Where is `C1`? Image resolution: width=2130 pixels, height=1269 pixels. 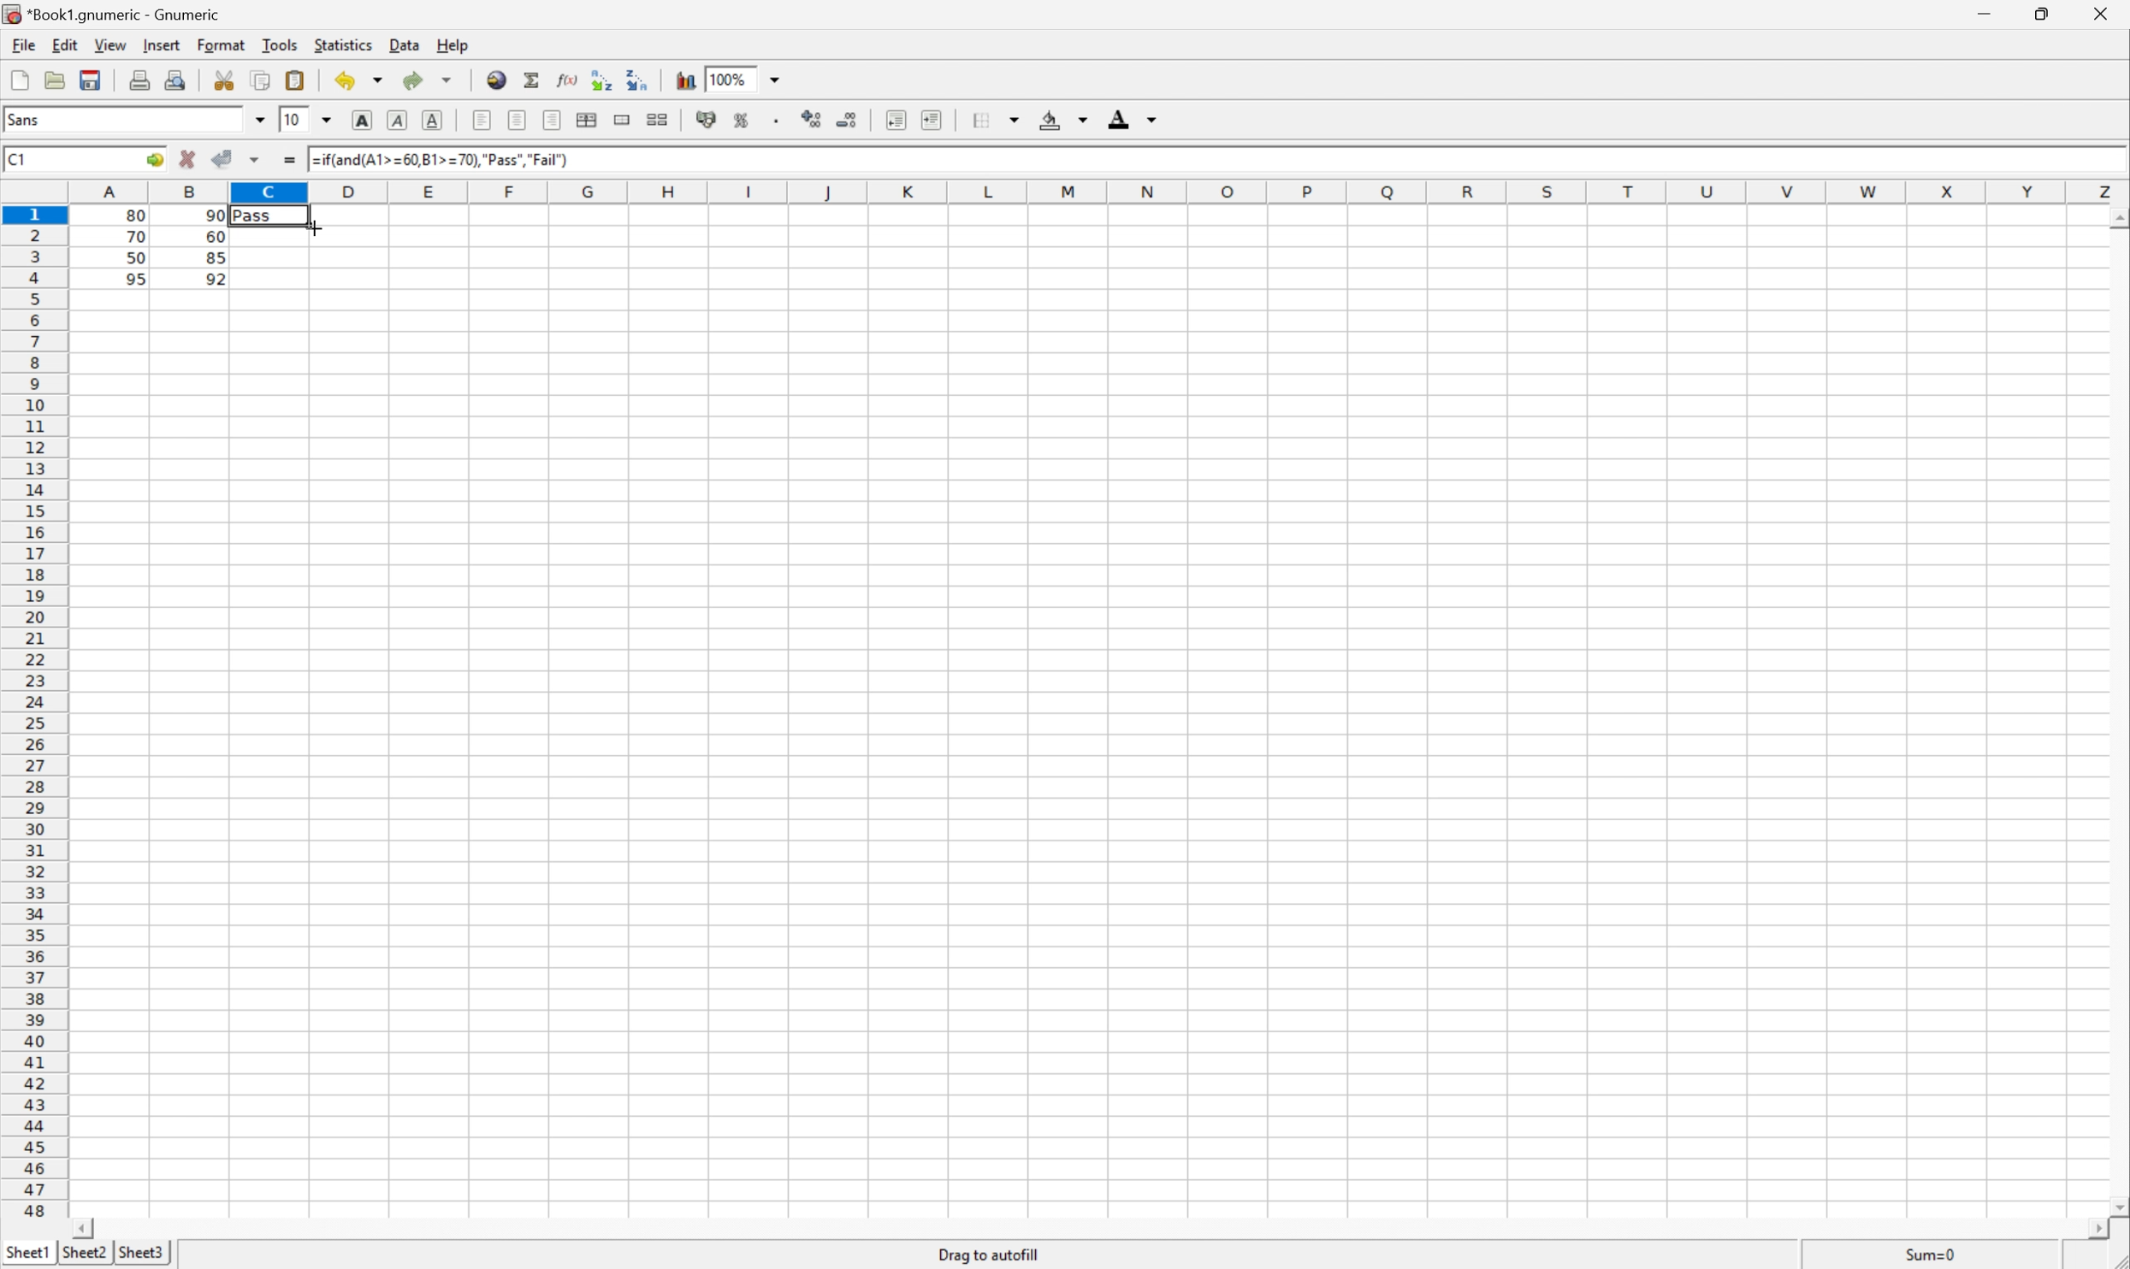 C1 is located at coordinates (21, 161).